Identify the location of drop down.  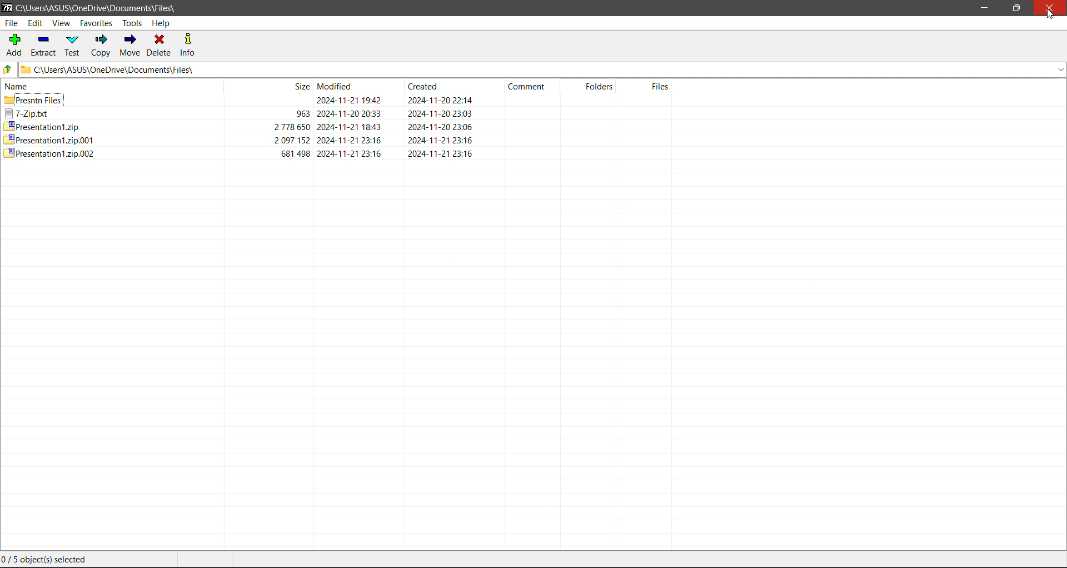
(1057, 71).